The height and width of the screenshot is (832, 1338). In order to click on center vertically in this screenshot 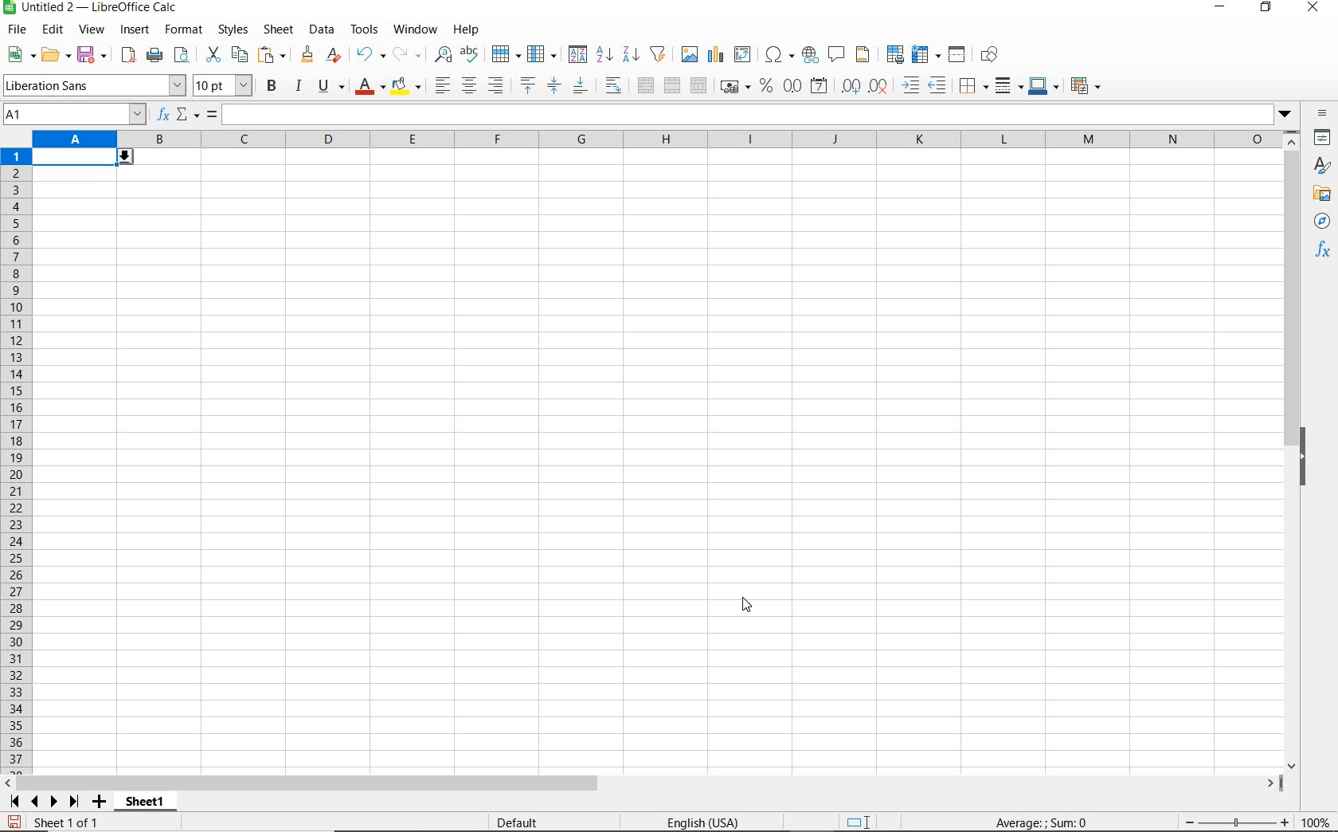, I will do `click(554, 86)`.